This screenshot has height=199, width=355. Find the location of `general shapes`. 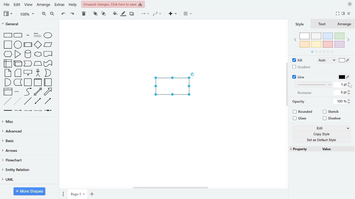

general shapes is located at coordinates (37, 91).